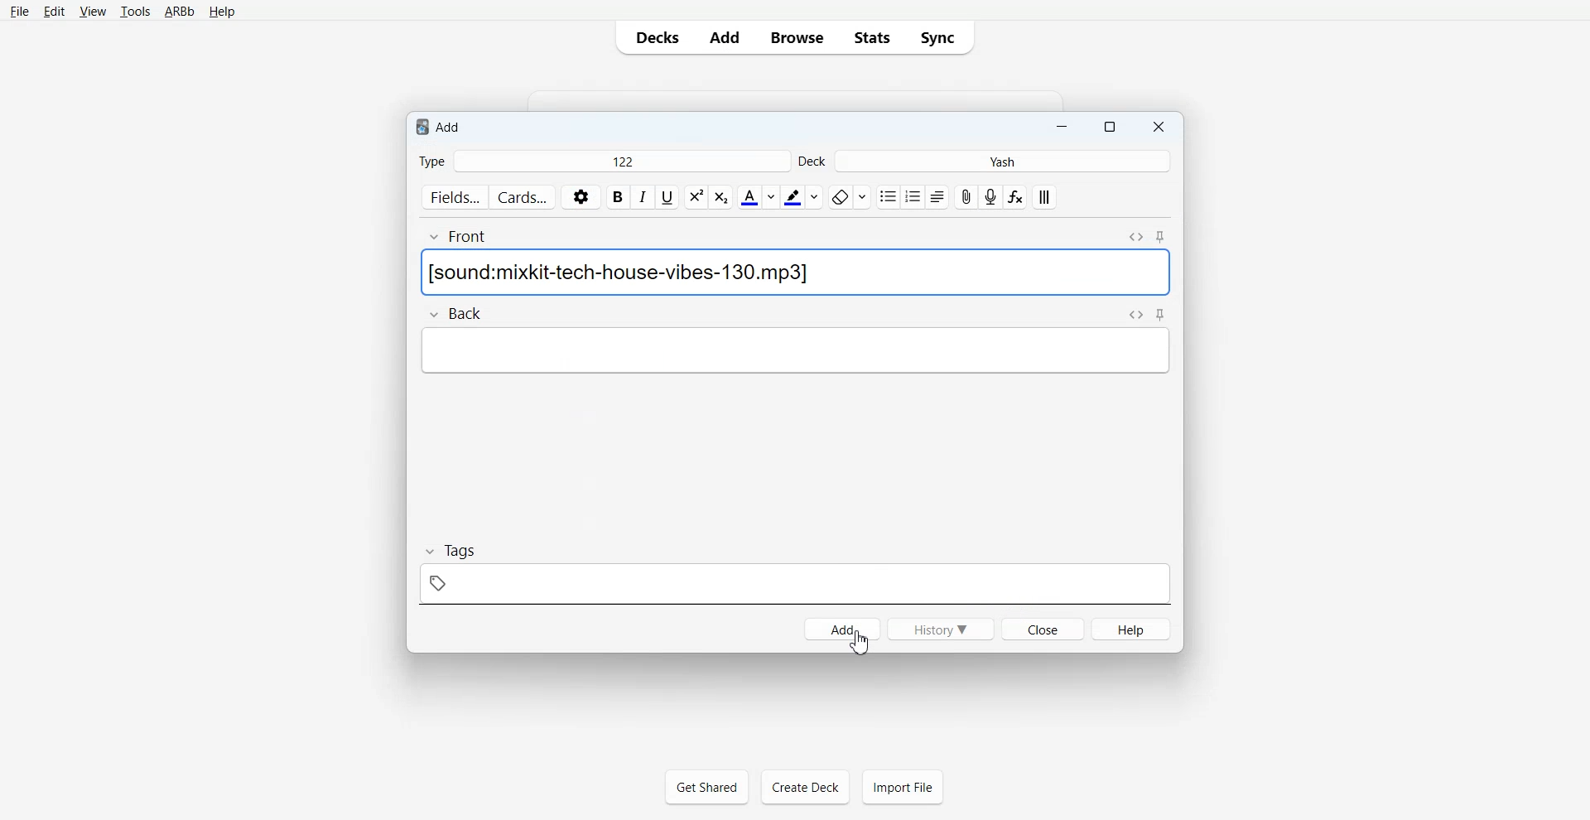 Image resolution: width=1590 pixels, height=820 pixels. I want to click on ARBb, so click(178, 11).